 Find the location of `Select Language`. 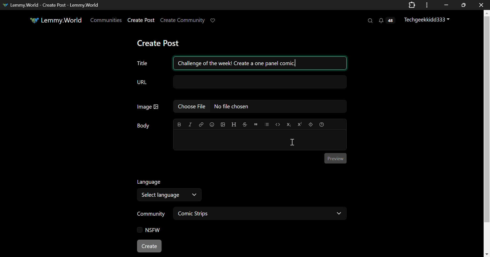

Select Language is located at coordinates (169, 195).